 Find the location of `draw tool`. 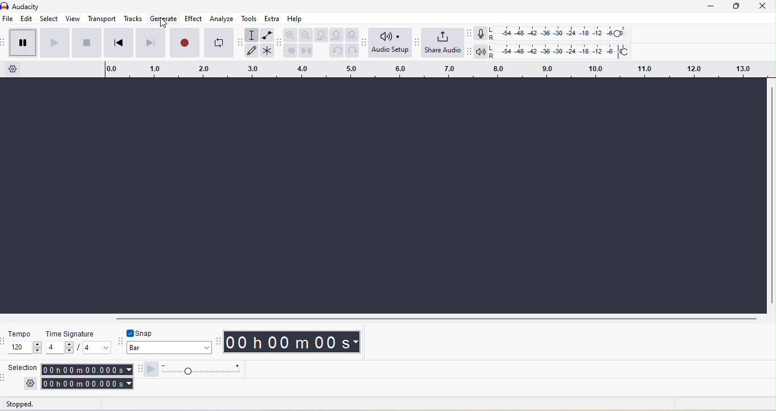

draw tool is located at coordinates (252, 51).